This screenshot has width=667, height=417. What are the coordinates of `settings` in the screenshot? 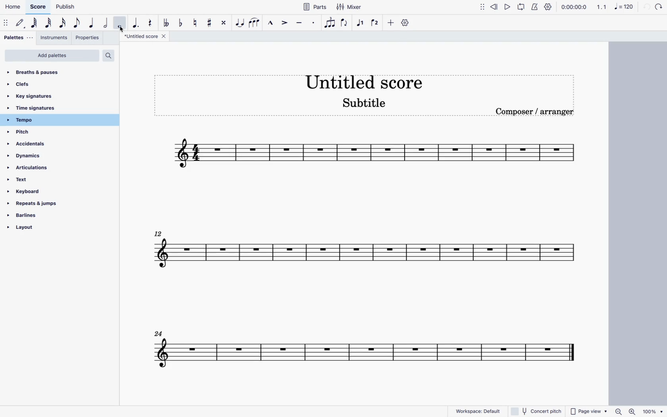 It's located at (548, 7).